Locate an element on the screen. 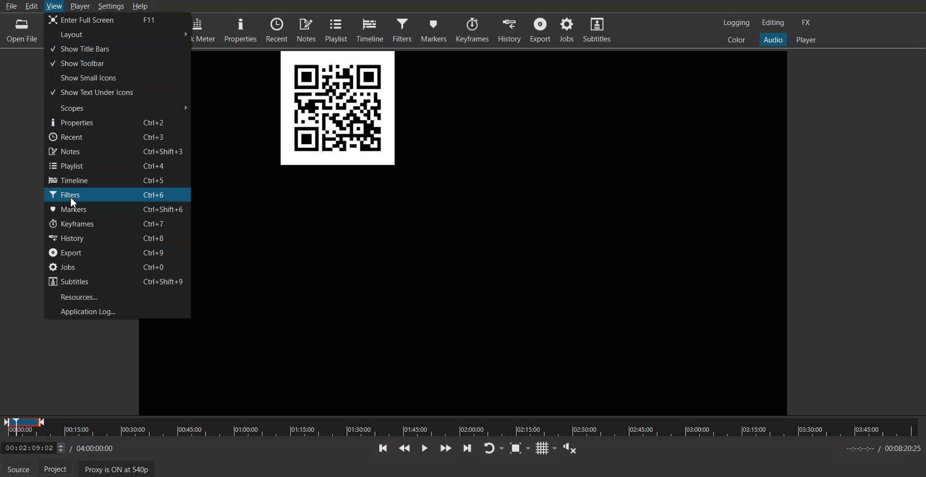 The image size is (926, 477). Show Toolbar is located at coordinates (117, 63).